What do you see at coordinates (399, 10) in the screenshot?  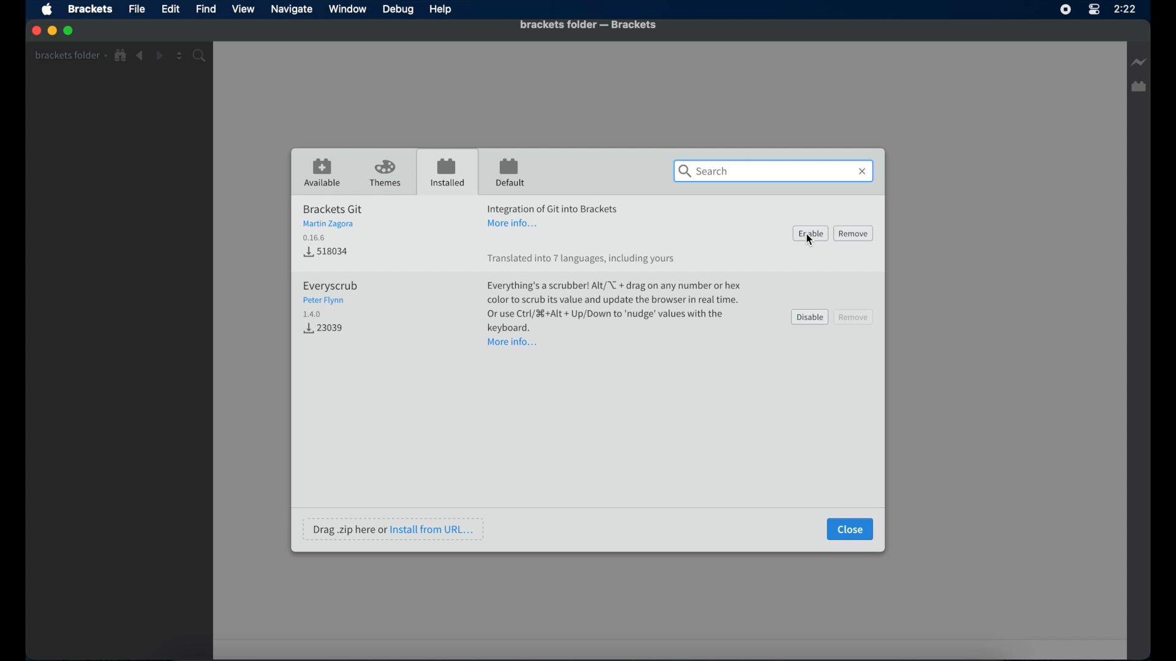 I see `debug` at bounding box center [399, 10].